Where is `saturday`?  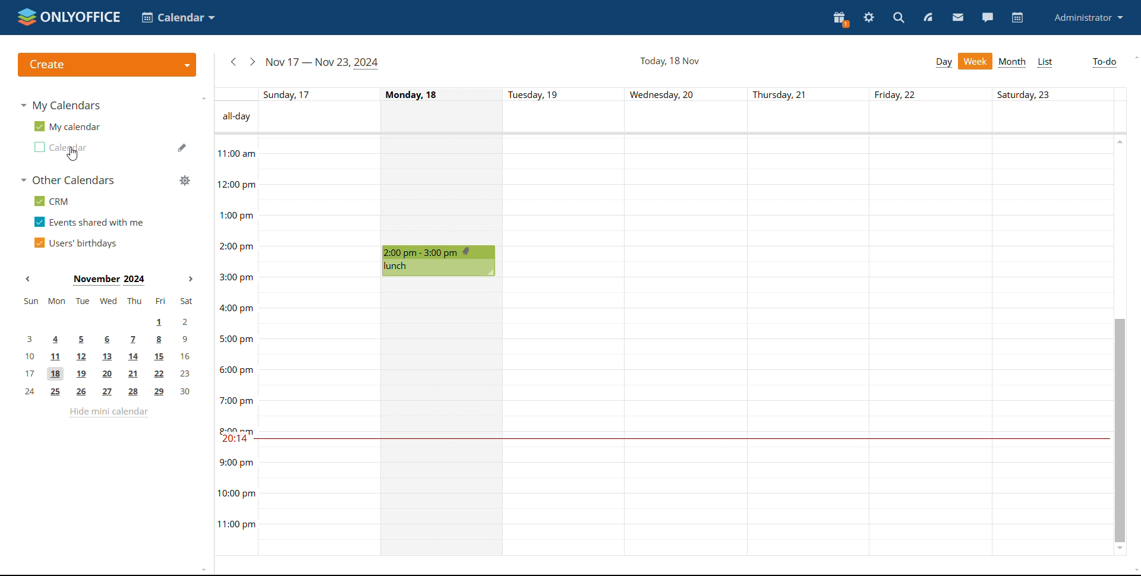
saturday is located at coordinates (1051, 346).